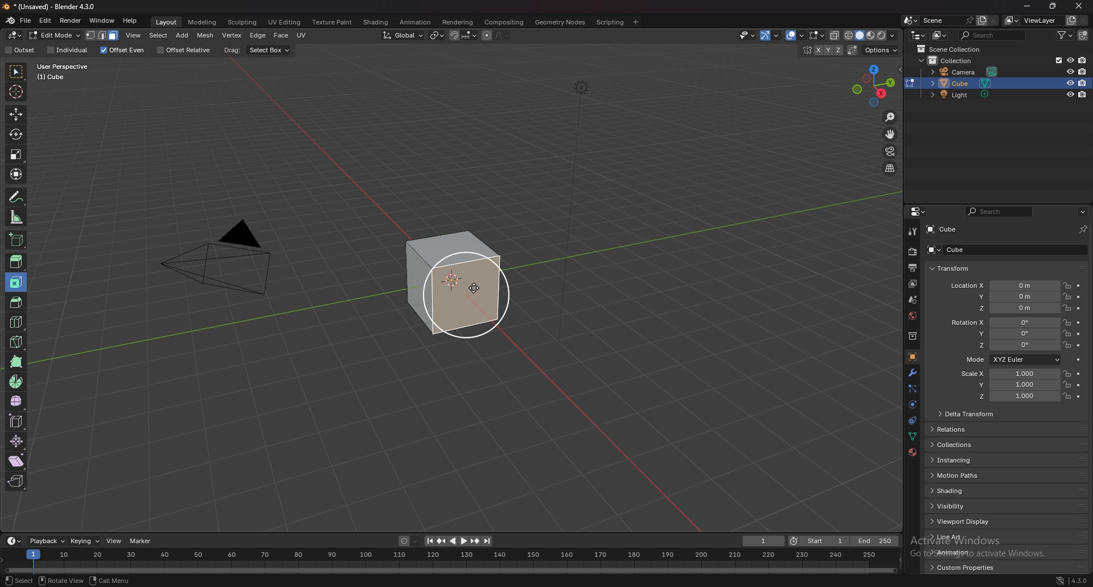 Image resolution: width=1093 pixels, height=587 pixels. Describe the element at coordinates (913, 373) in the screenshot. I see `modifier` at that location.